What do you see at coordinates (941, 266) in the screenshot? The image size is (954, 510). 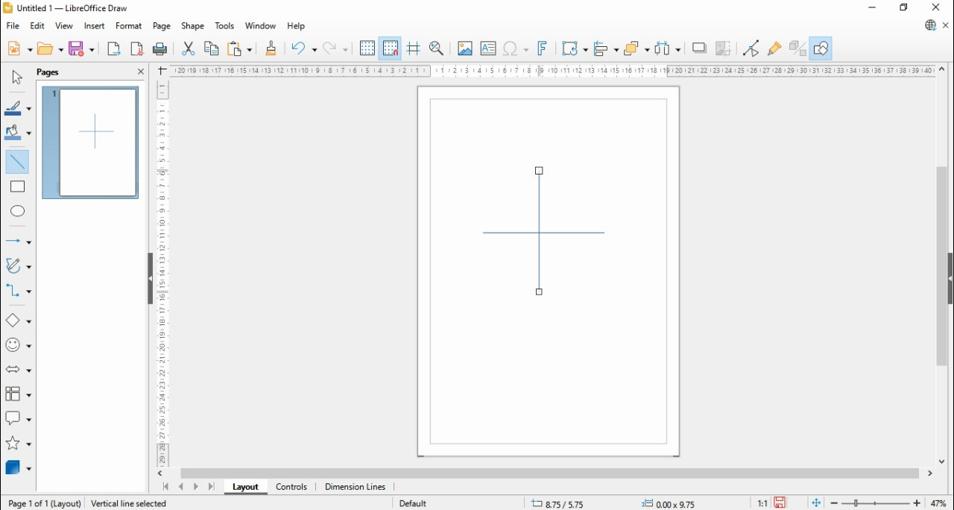 I see `scroll bar` at bounding box center [941, 266].